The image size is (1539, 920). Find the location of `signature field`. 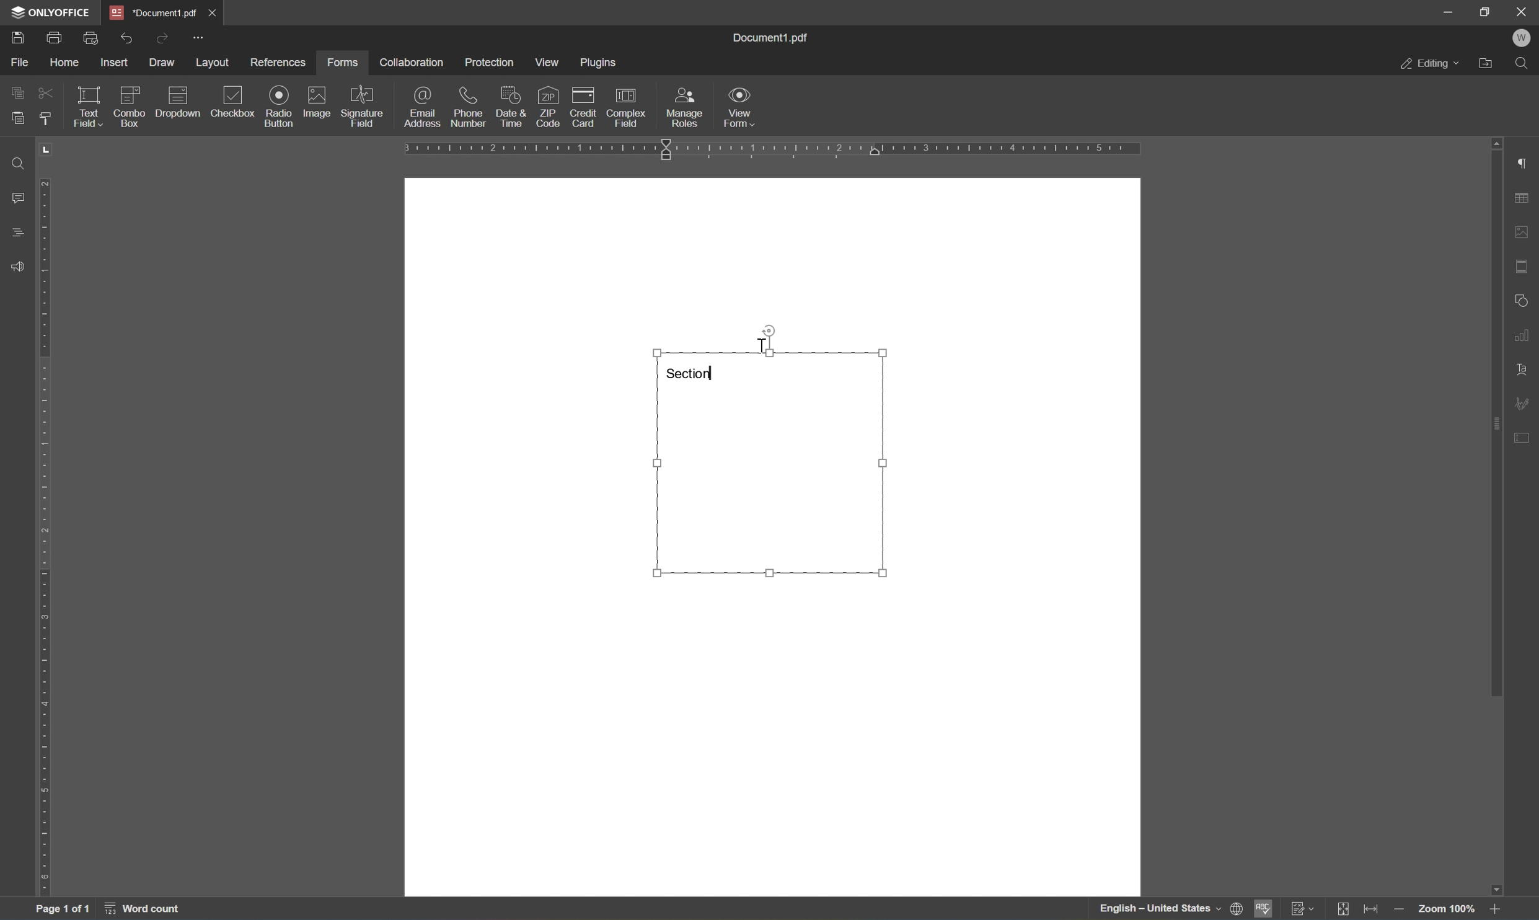

signature field is located at coordinates (363, 108).